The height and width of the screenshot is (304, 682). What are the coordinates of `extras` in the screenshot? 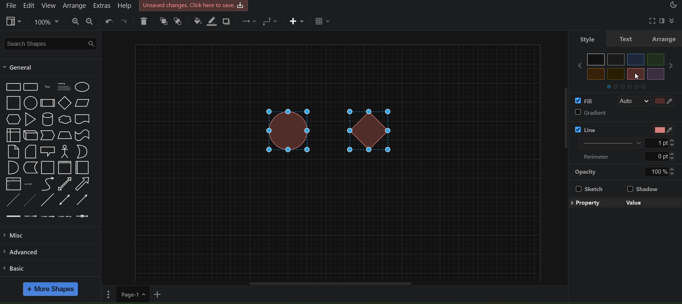 It's located at (101, 5).